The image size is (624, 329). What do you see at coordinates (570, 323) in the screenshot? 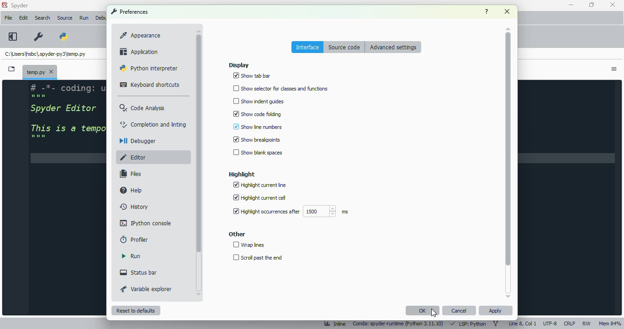
I see `CRLF` at bounding box center [570, 323].